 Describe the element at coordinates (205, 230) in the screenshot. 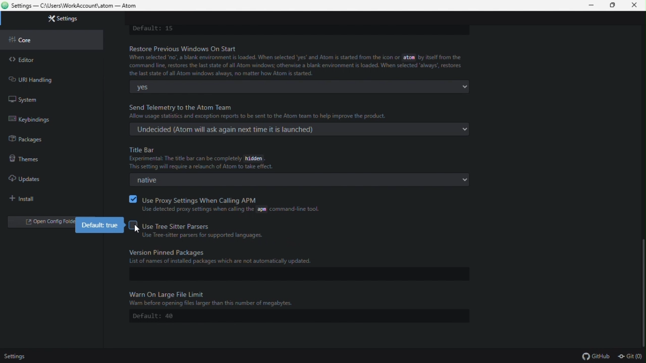

I see `use tree sitter parsers` at that location.